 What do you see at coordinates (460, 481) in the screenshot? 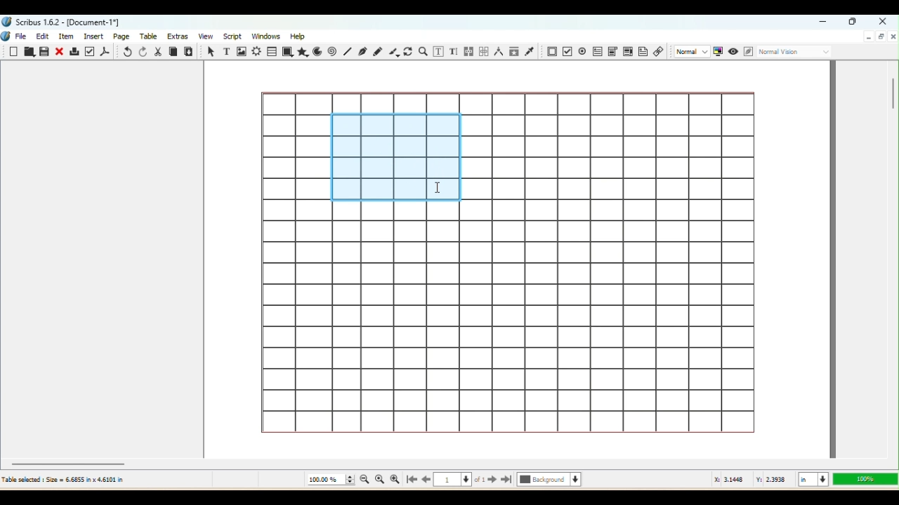
I see `Select the current page` at bounding box center [460, 481].